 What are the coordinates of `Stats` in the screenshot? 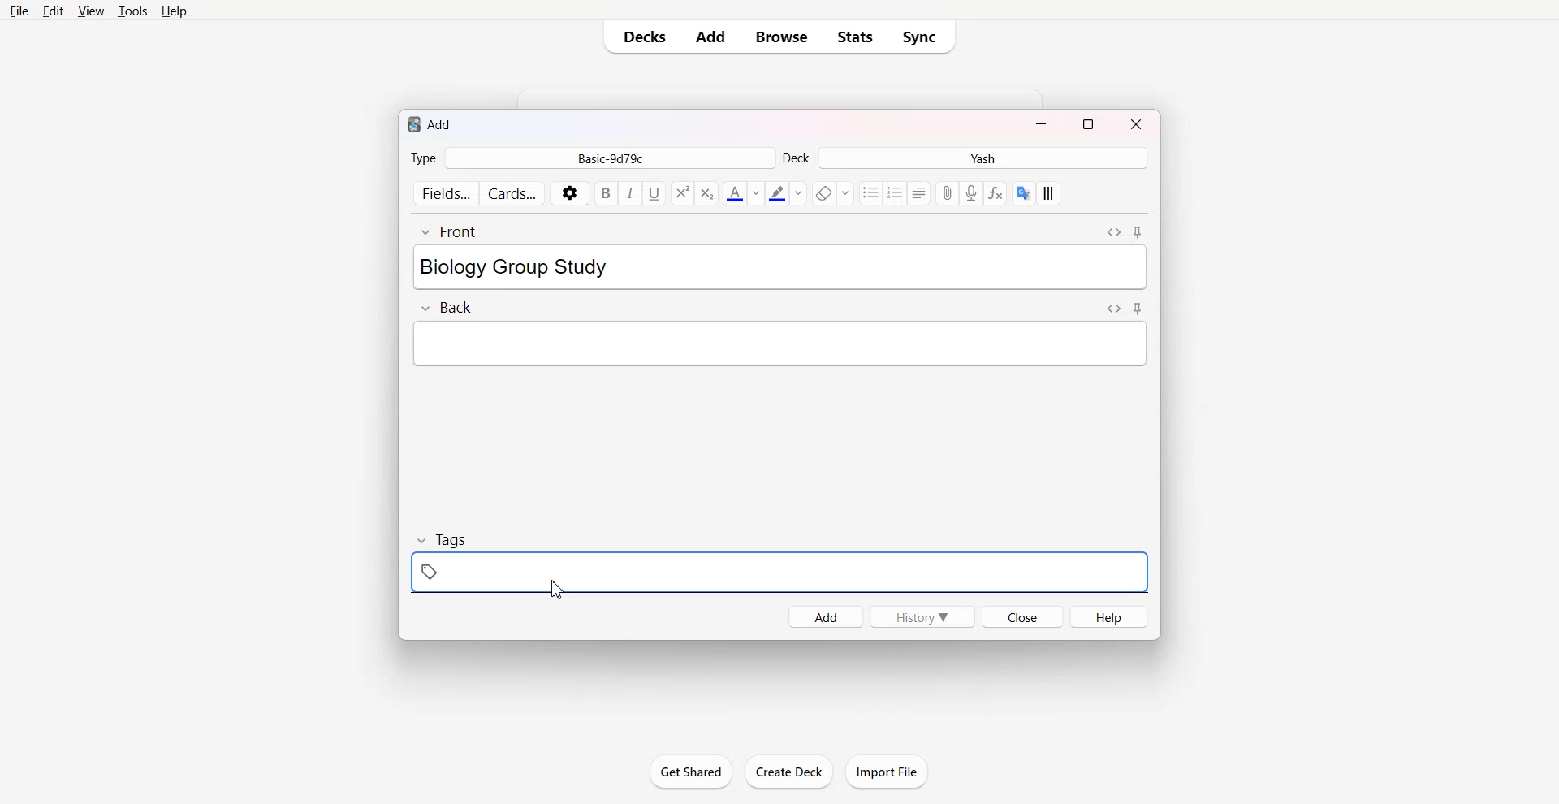 It's located at (856, 37).